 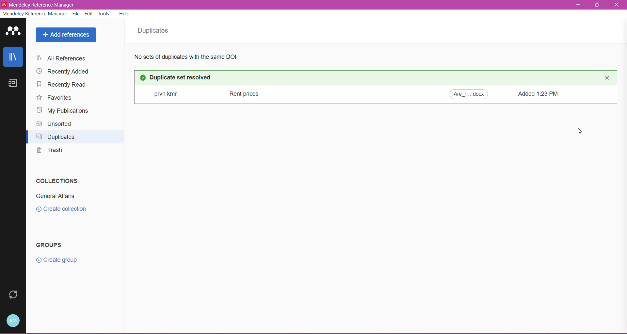 I want to click on All References, so click(x=73, y=59).